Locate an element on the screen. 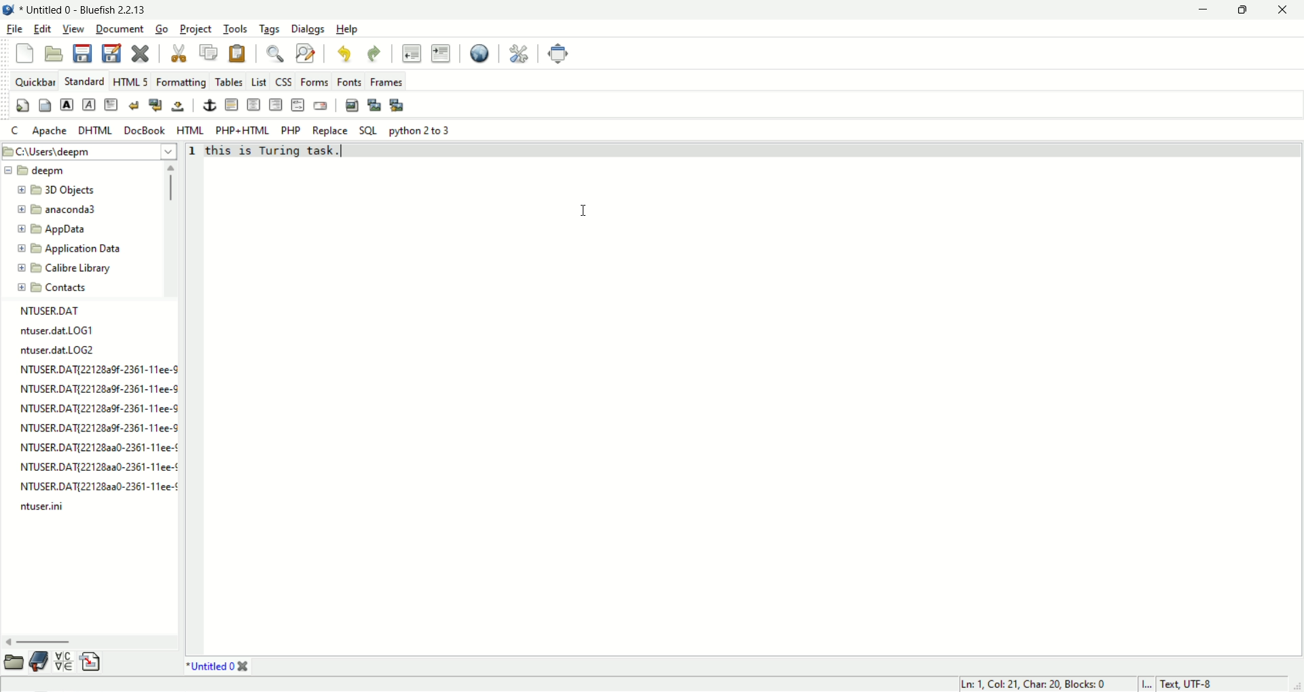 The image size is (1304, 692). PHP is located at coordinates (292, 130).